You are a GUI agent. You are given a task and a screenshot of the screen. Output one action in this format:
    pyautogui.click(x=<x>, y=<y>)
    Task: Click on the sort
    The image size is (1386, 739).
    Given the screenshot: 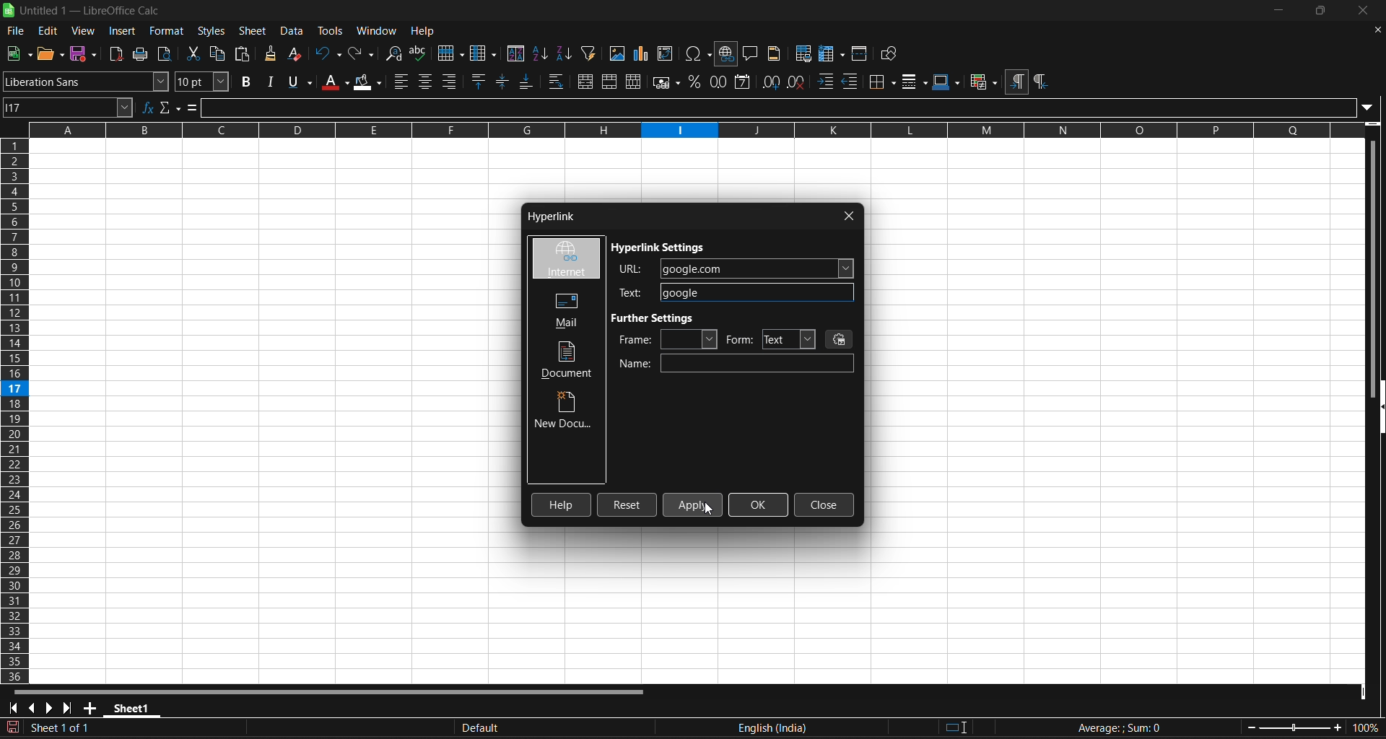 What is the action you would take?
    pyautogui.click(x=516, y=53)
    